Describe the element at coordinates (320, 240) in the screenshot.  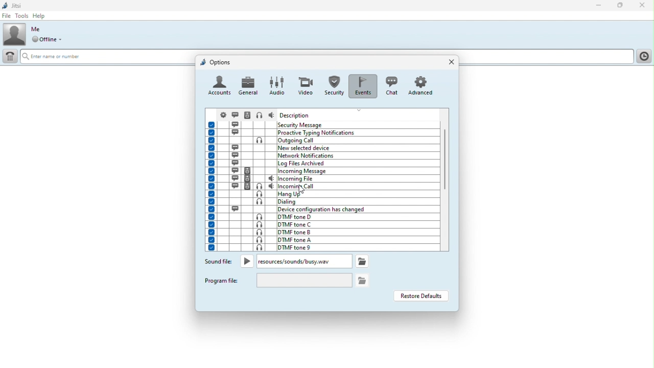
I see `DTMF tone A` at that location.